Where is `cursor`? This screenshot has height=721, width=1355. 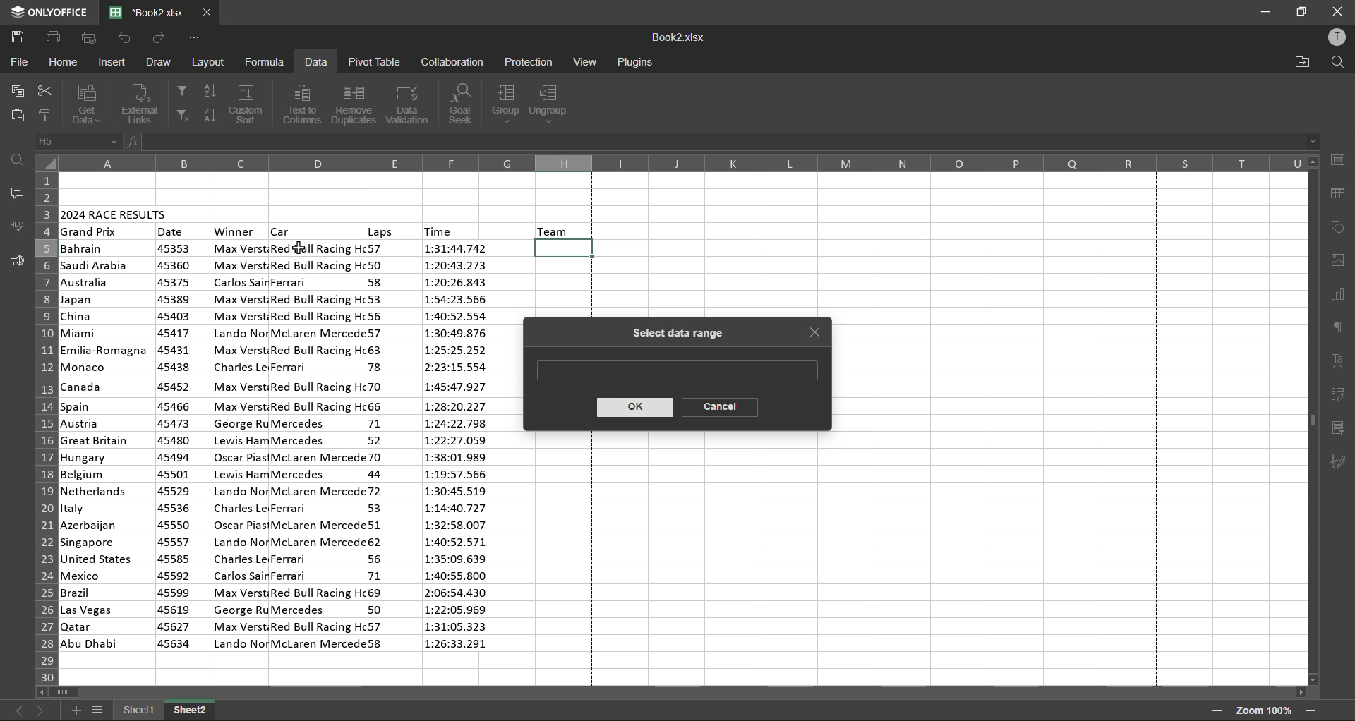
cursor is located at coordinates (299, 251).